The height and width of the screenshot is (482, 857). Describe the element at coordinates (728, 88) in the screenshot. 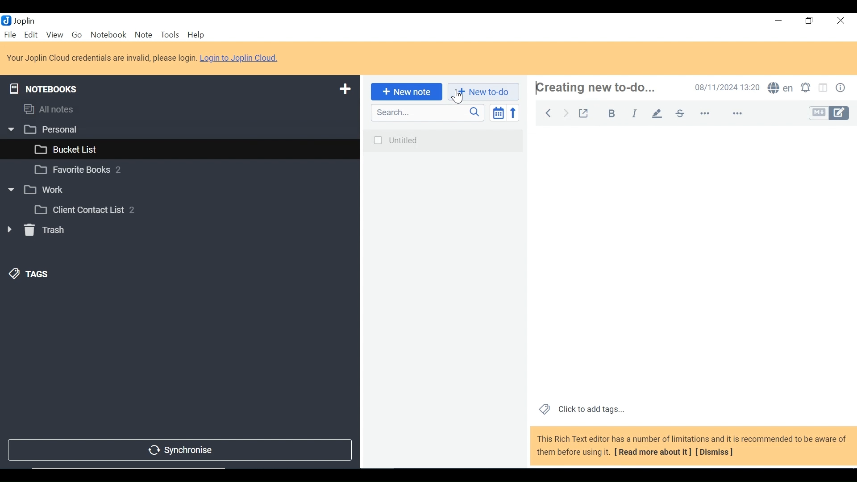

I see `Date and Time` at that location.